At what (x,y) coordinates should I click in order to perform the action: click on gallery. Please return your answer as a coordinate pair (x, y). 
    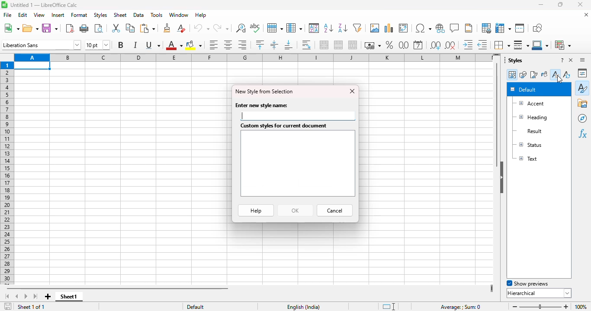
    Looking at the image, I should click on (583, 103).